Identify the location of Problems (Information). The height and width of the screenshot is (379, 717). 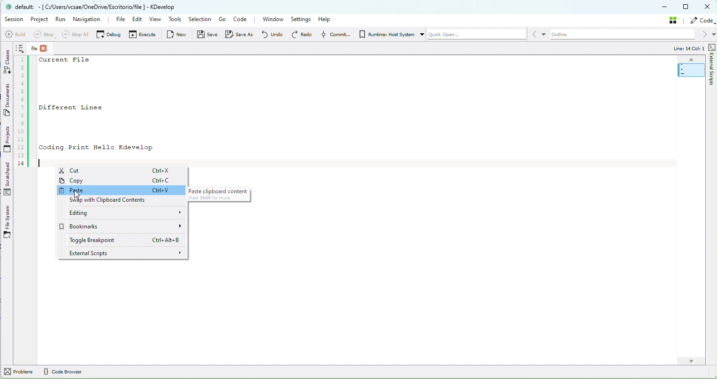
(20, 373).